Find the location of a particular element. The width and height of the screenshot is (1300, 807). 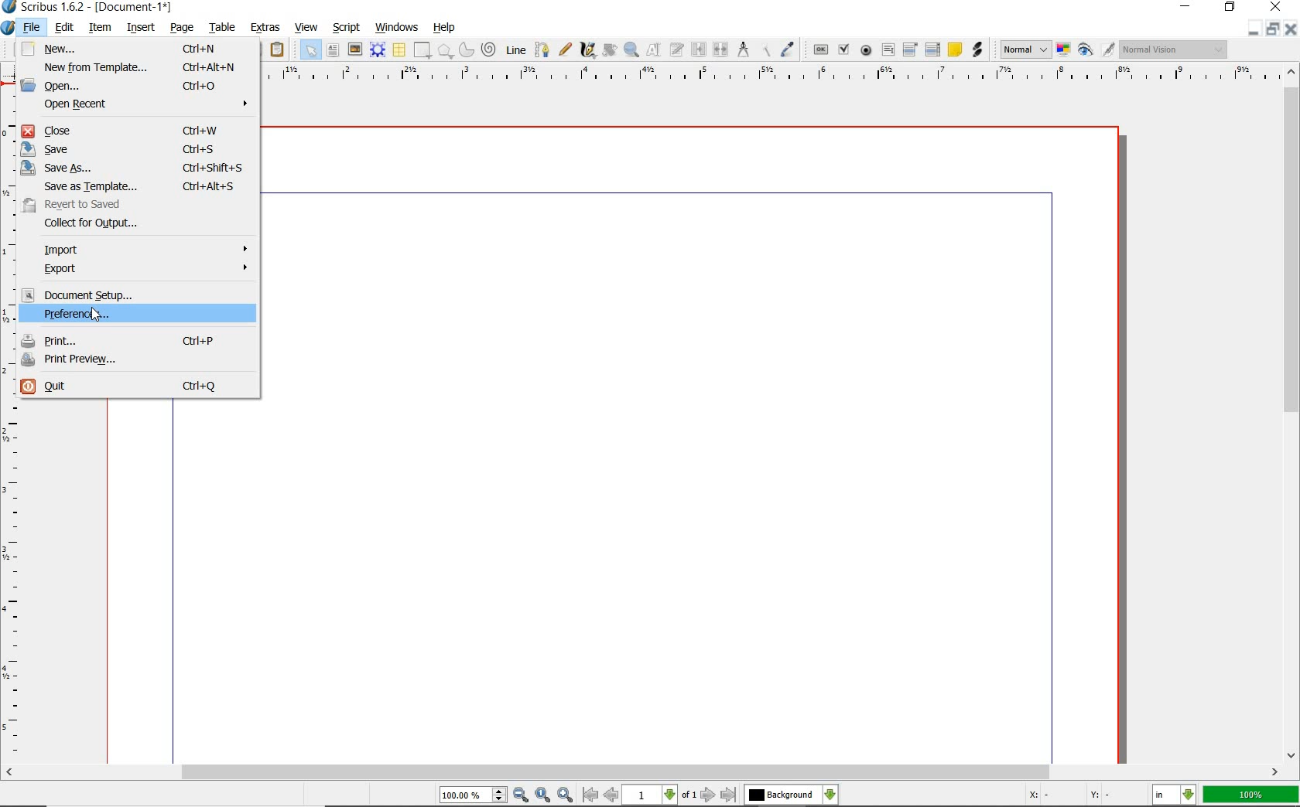

measurements is located at coordinates (744, 50).